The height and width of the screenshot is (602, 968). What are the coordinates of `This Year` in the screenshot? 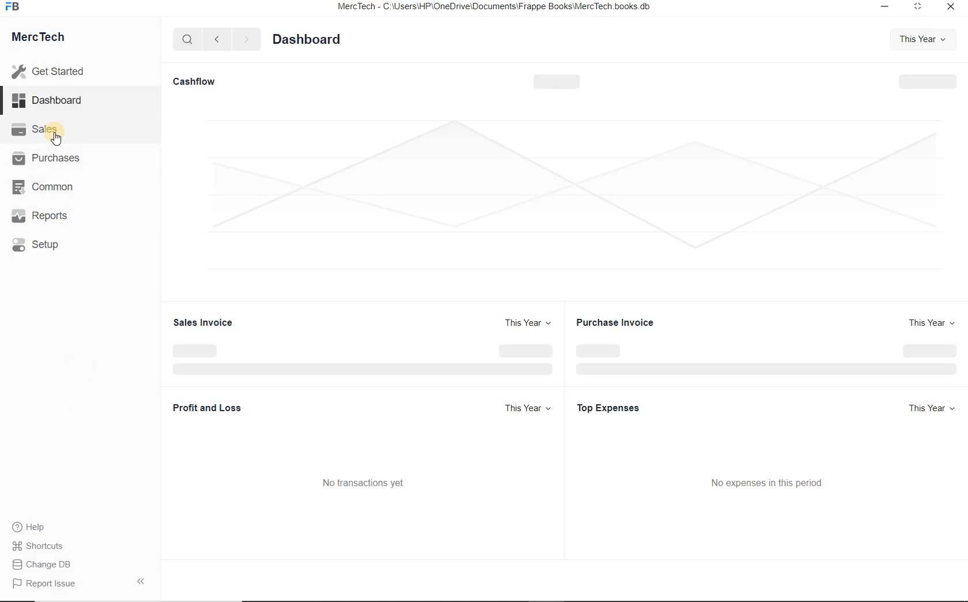 It's located at (529, 408).